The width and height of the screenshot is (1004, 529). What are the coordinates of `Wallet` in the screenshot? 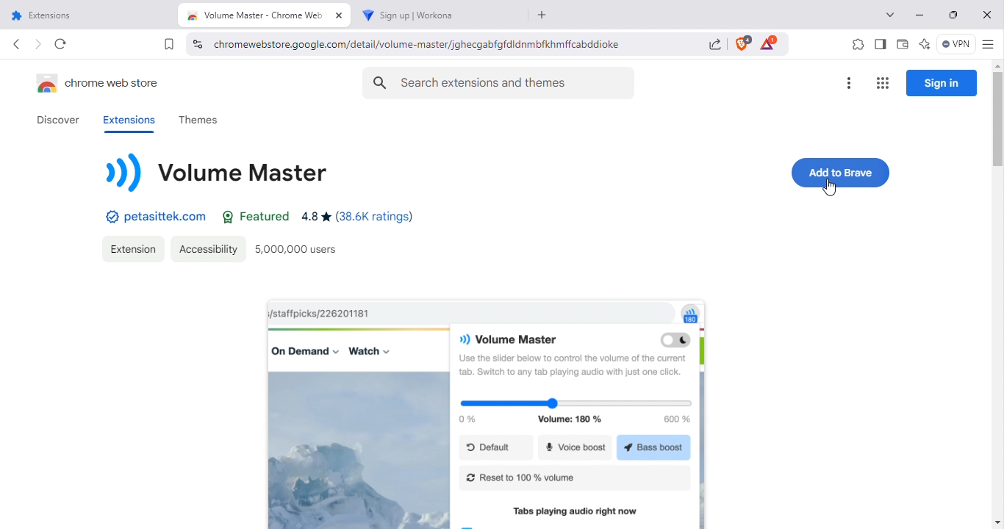 It's located at (902, 45).